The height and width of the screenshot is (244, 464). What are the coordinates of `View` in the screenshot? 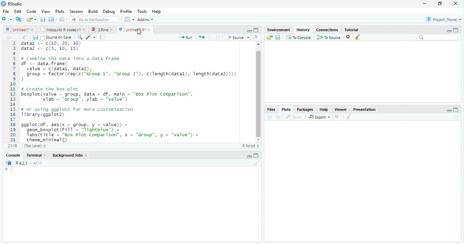 It's located at (46, 11).